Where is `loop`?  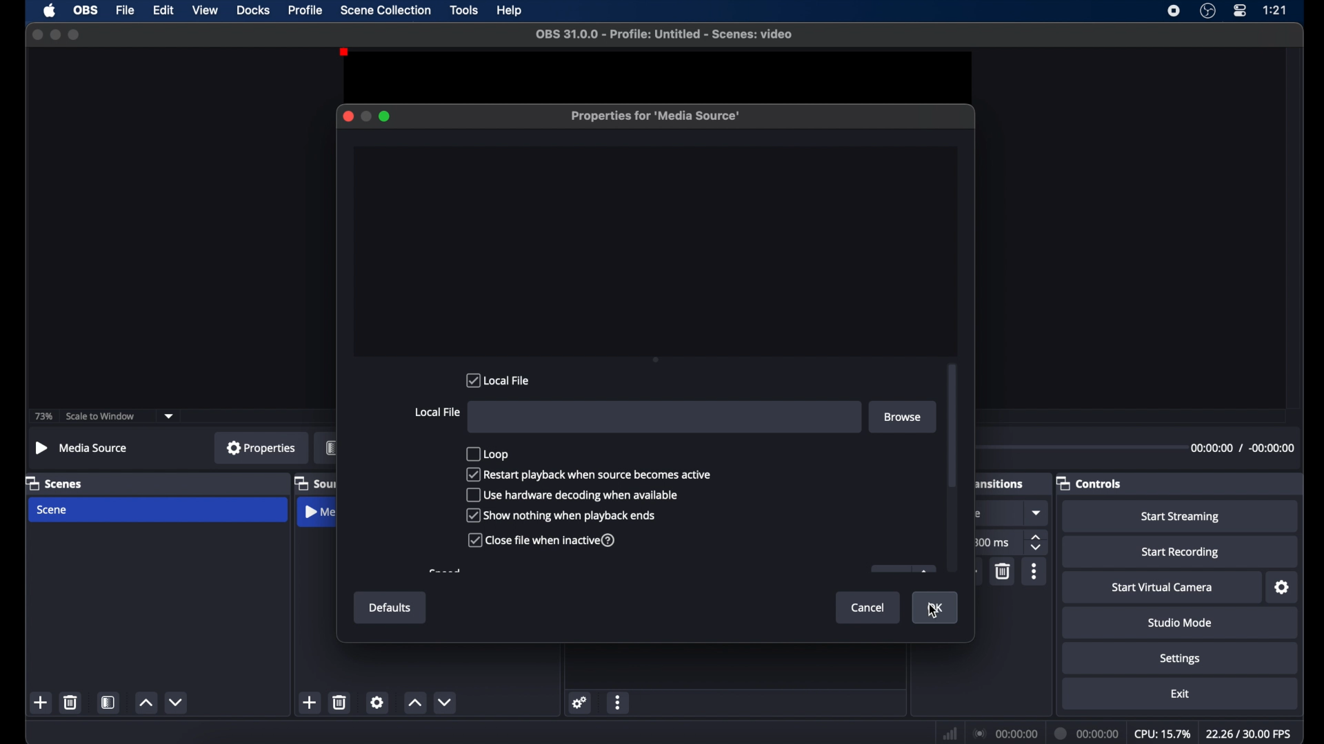
loop is located at coordinates (488, 453).